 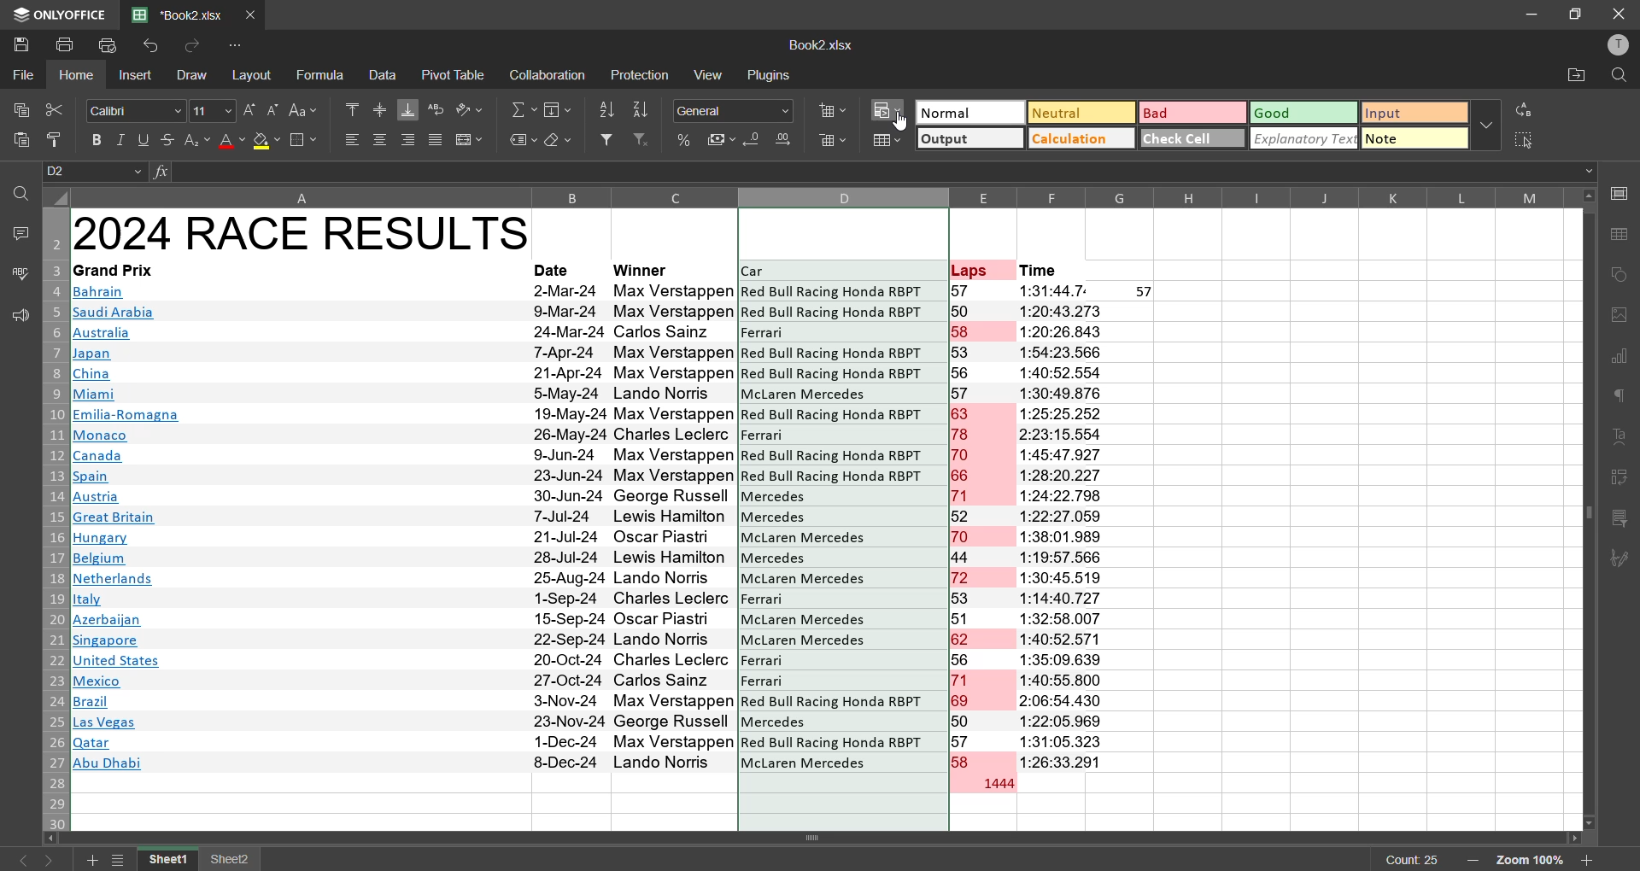 I want to click on laps, so click(x=983, y=527).